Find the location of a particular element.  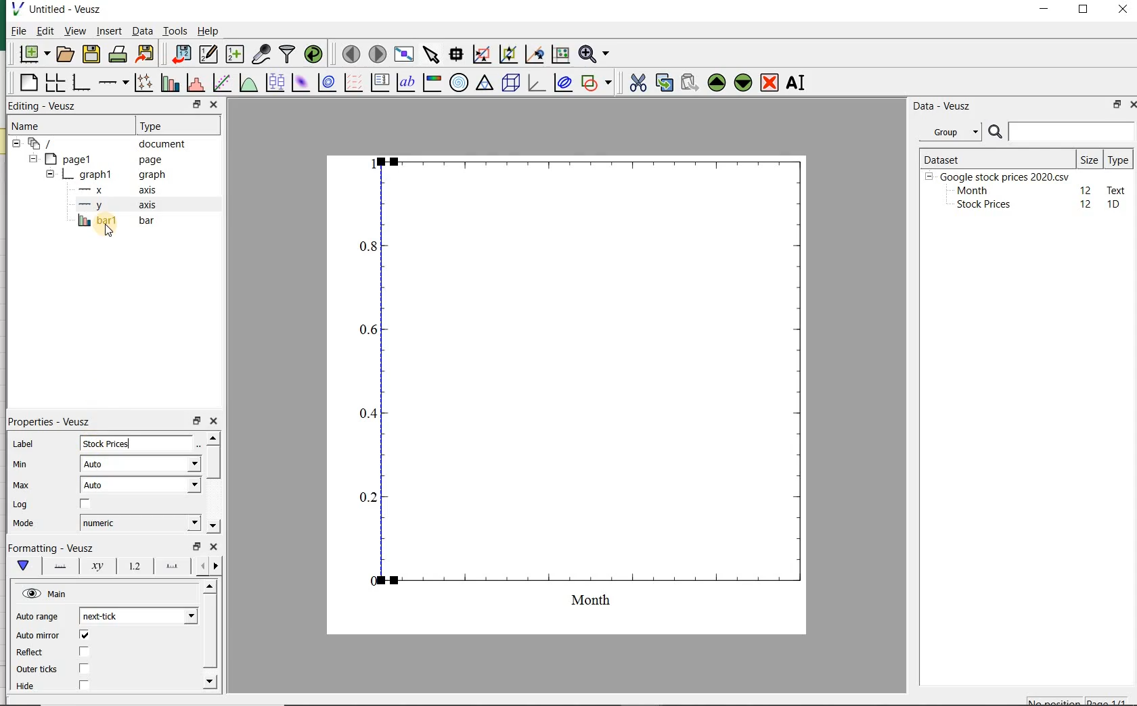

base graph is located at coordinates (81, 83).